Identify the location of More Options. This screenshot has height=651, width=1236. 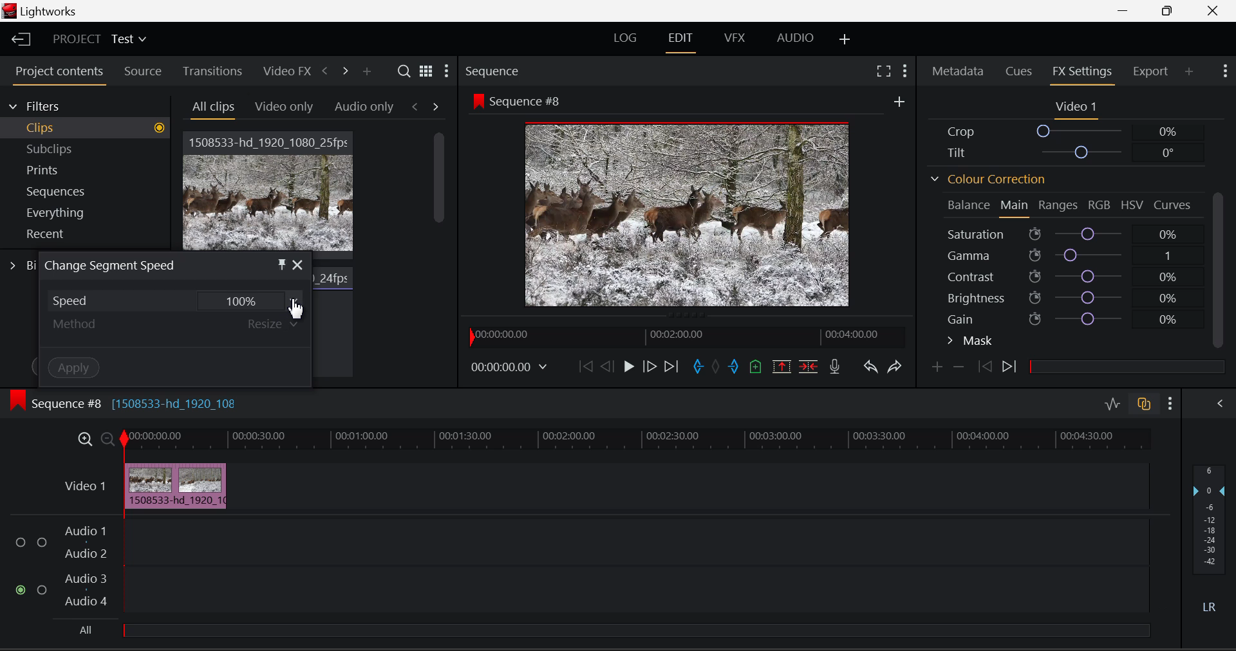
(899, 103).